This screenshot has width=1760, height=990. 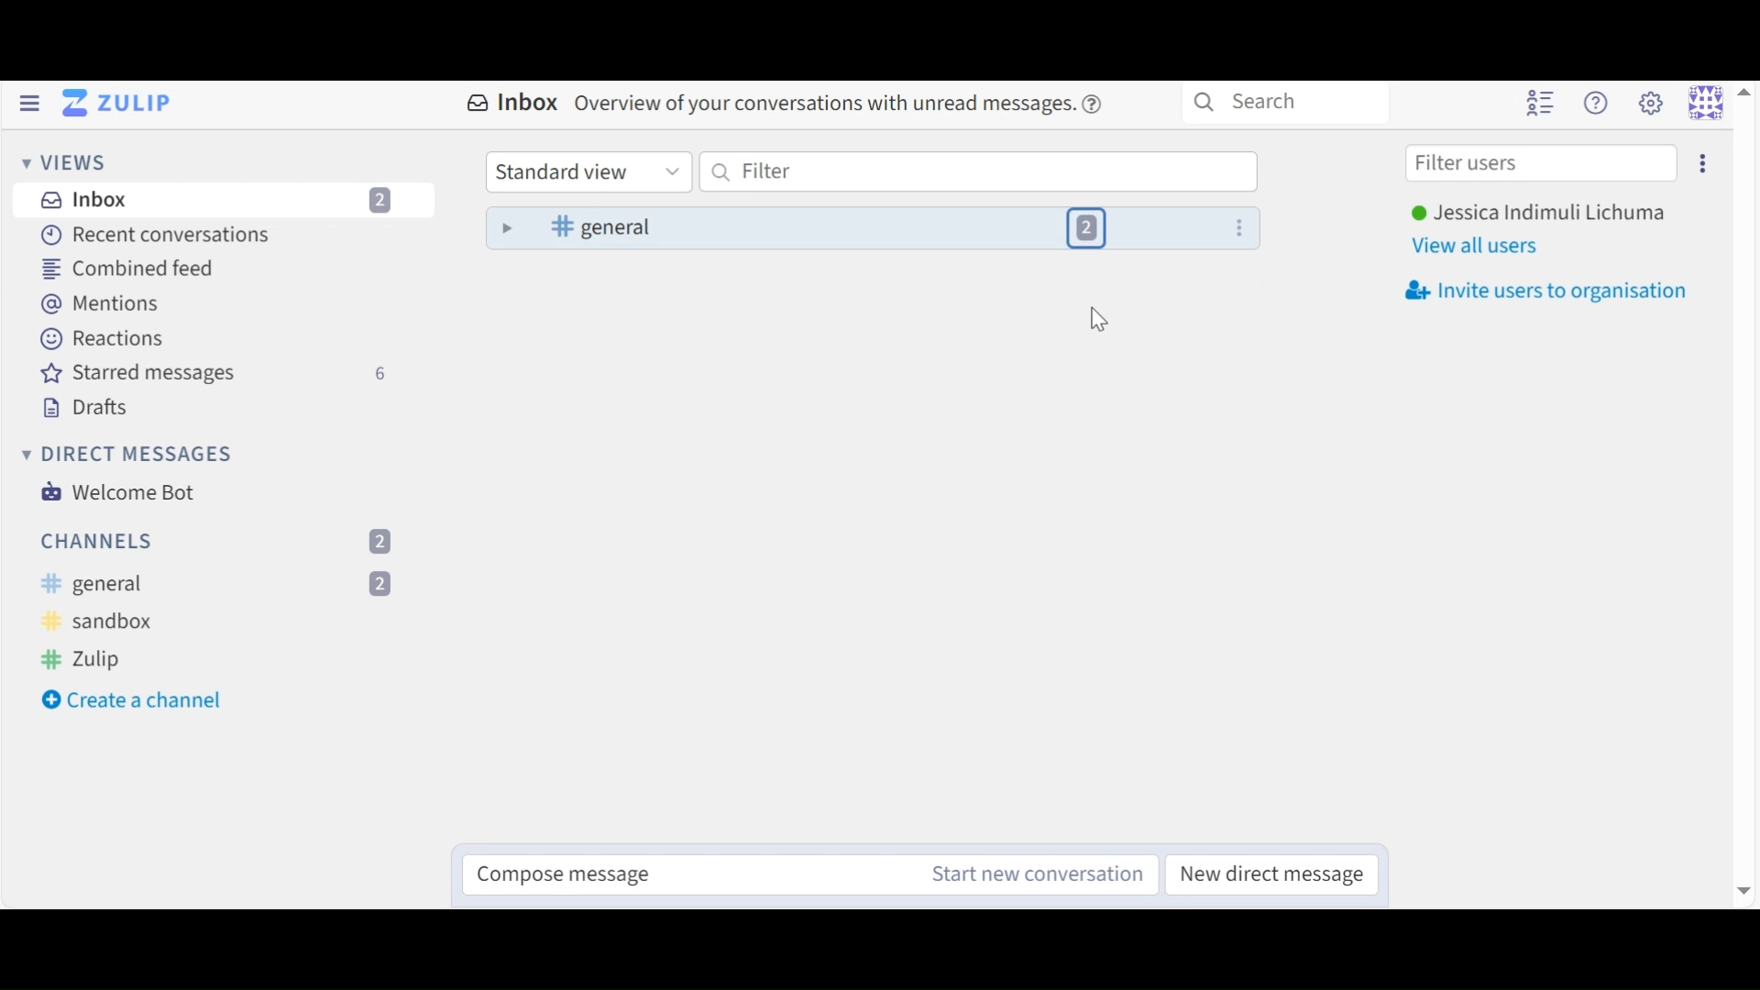 I want to click on Reactions, so click(x=103, y=337).